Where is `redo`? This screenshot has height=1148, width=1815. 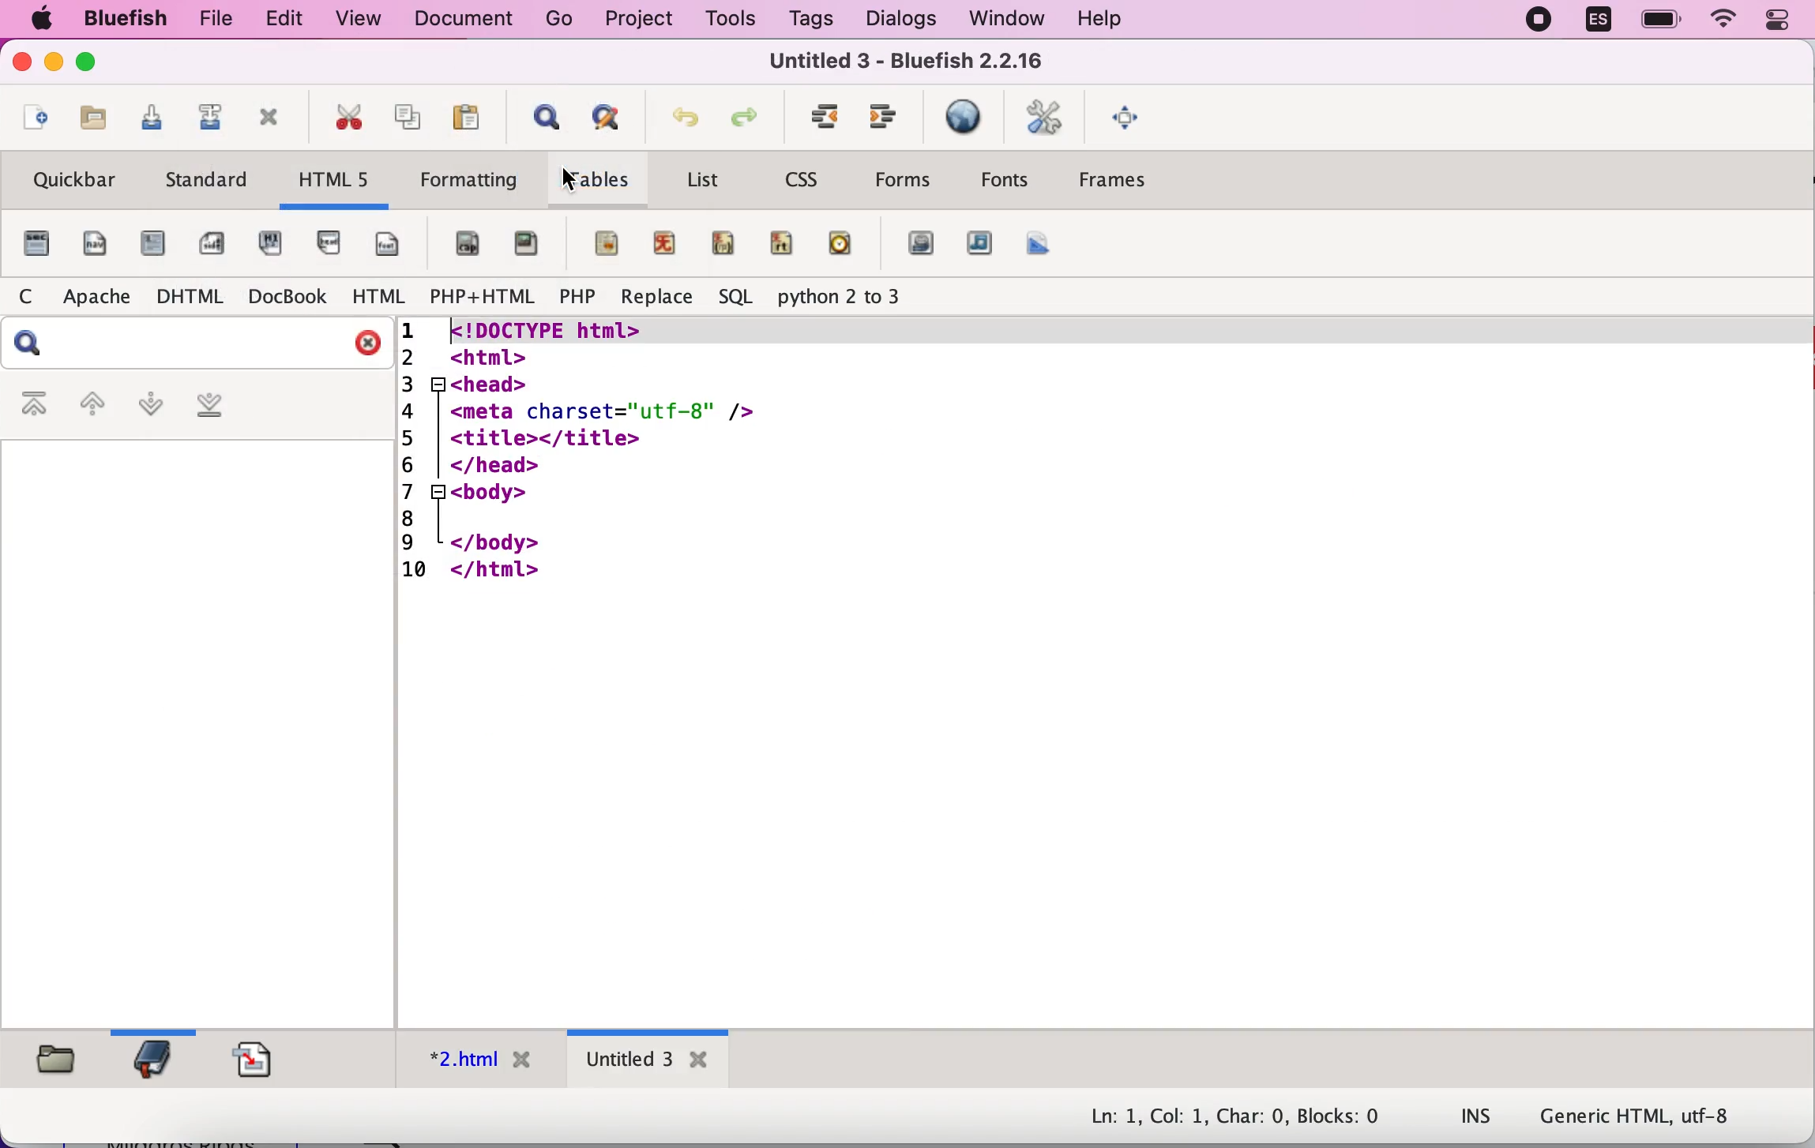 redo is located at coordinates (746, 115).